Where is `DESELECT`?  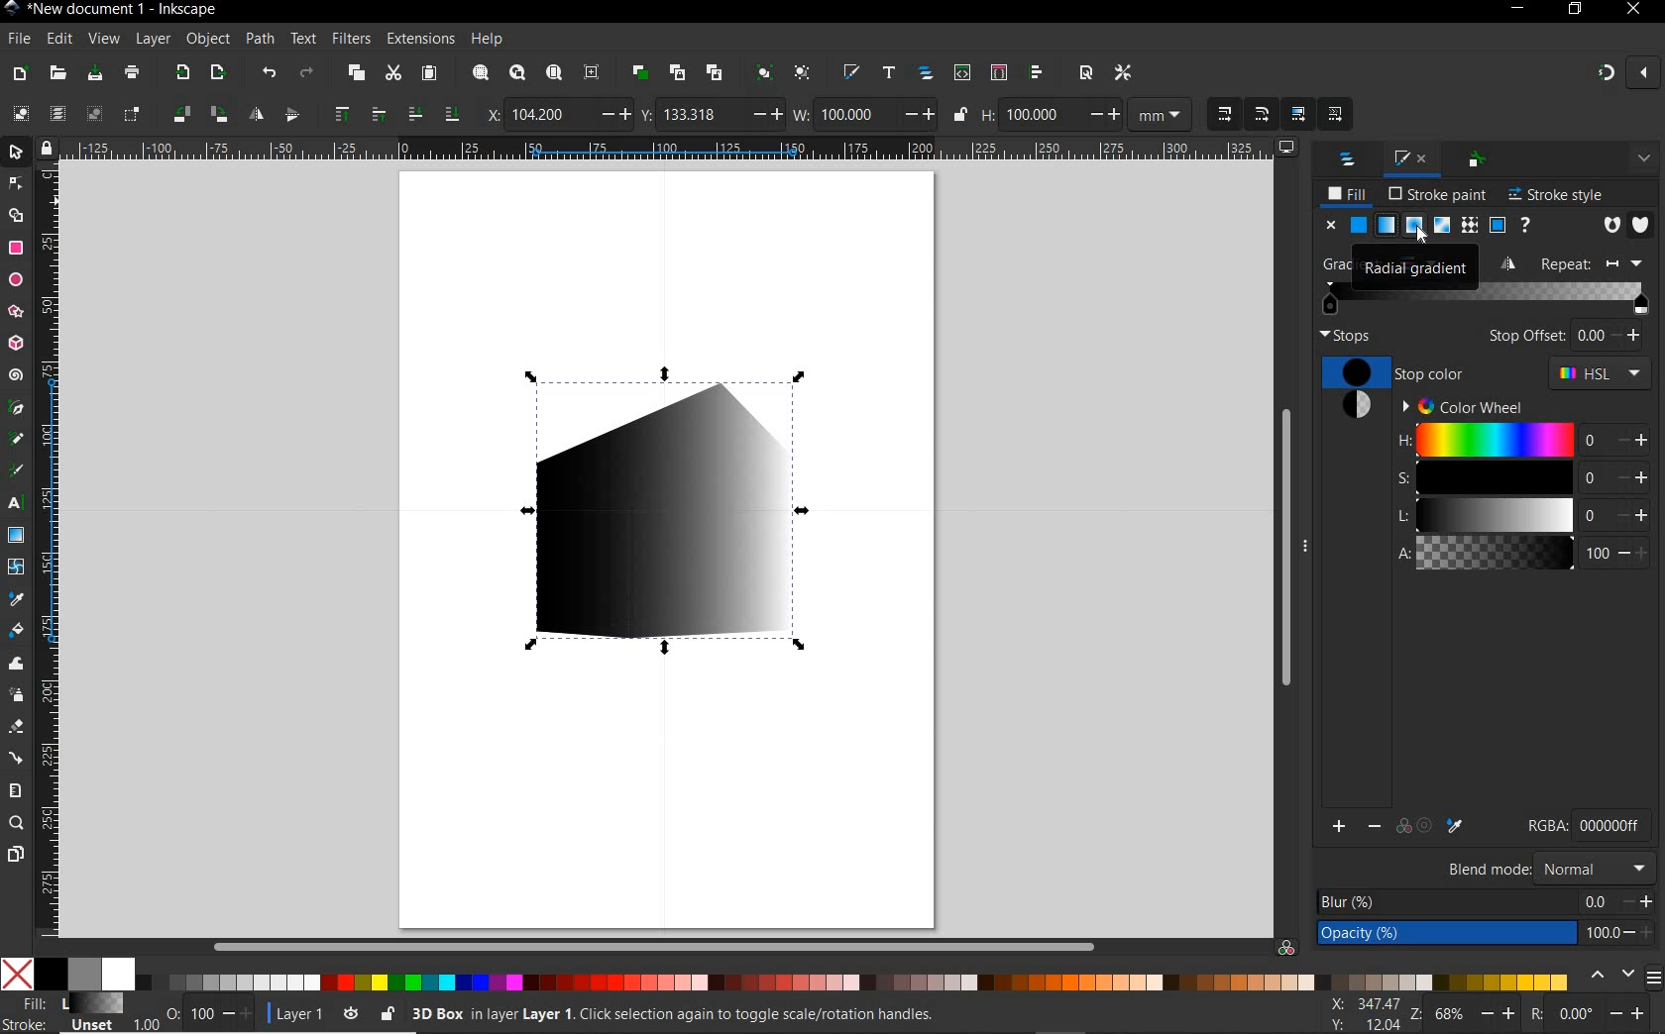 DESELECT is located at coordinates (94, 114).